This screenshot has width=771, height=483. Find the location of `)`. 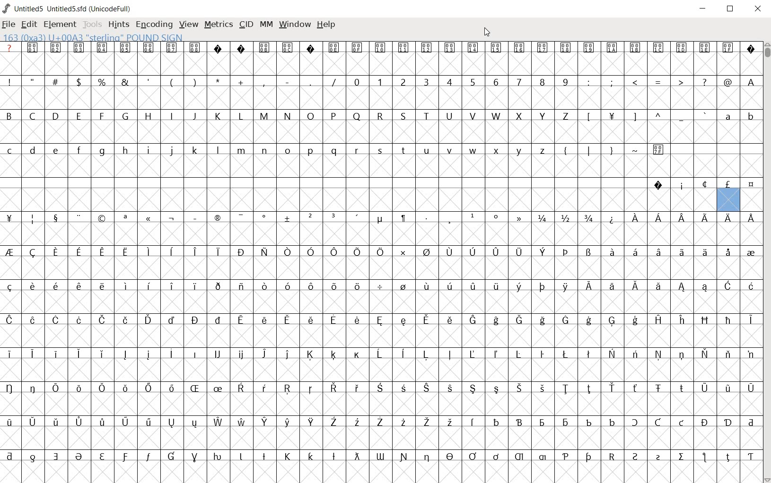

) is located at coordinates (196, 81).